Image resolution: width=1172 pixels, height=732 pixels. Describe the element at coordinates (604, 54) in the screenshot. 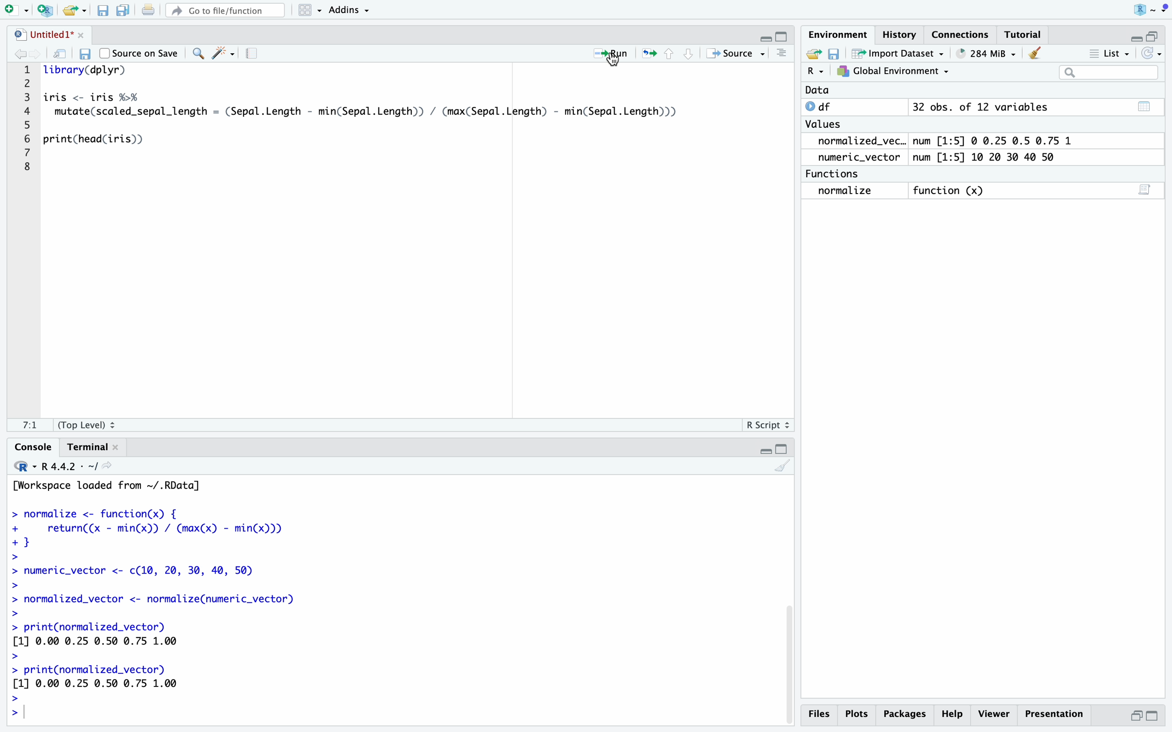

I see `Run` at that location.